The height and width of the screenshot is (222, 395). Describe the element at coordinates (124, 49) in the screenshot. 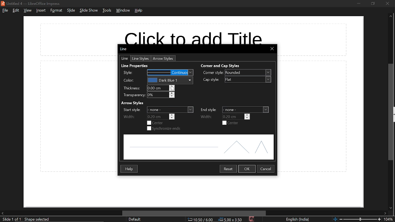

I see `Current window` at that location.